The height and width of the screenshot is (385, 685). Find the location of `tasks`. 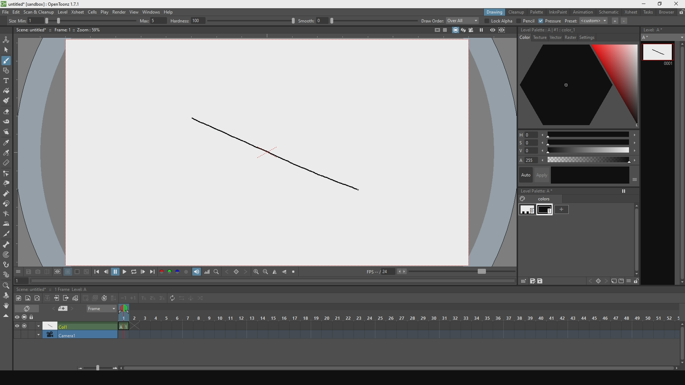

tasks is located at coordinates (649, 14).